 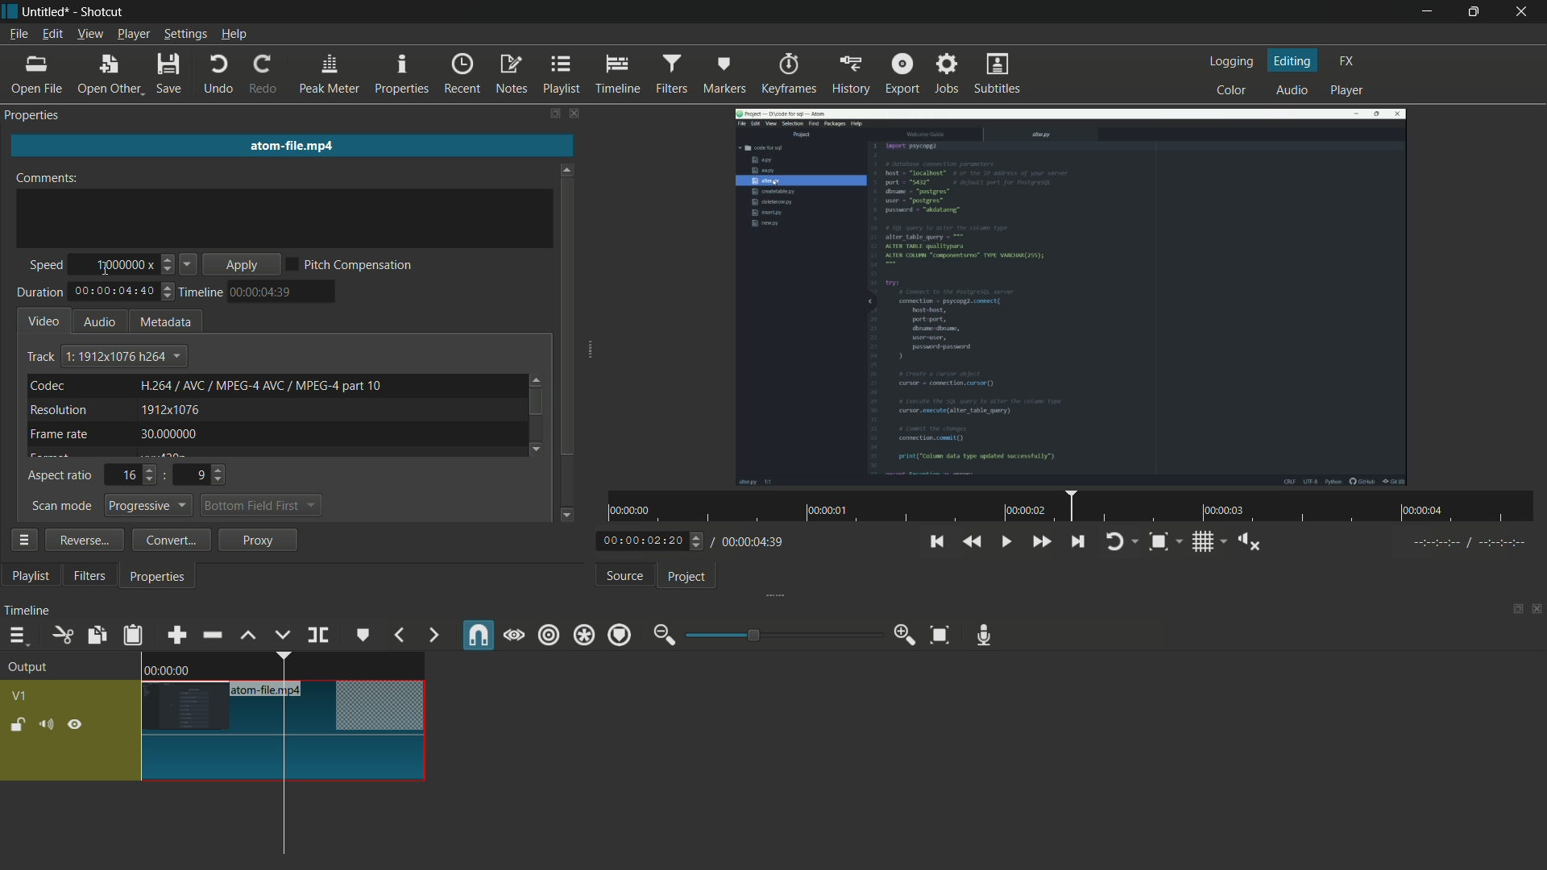 What do you see at coordinates (316, 636) in the screenshot?
I see `split at playhead` at bounding box center [316, 636].